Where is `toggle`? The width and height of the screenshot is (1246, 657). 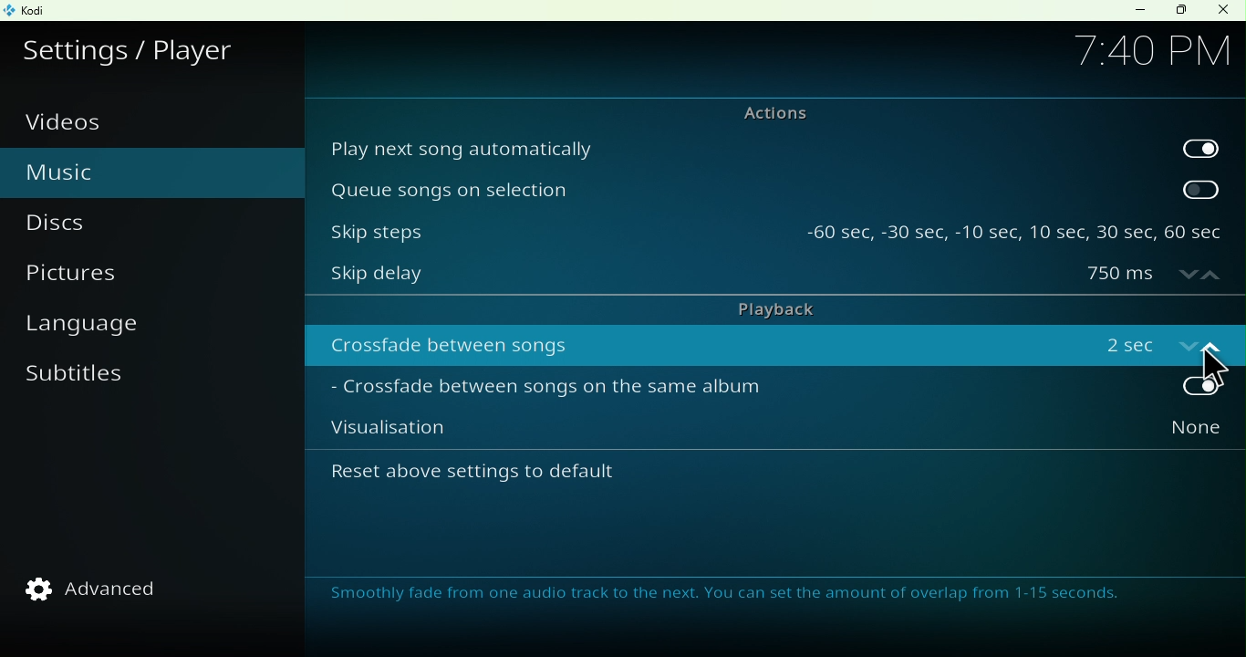 toggle is located at coordinates (1200, 146).